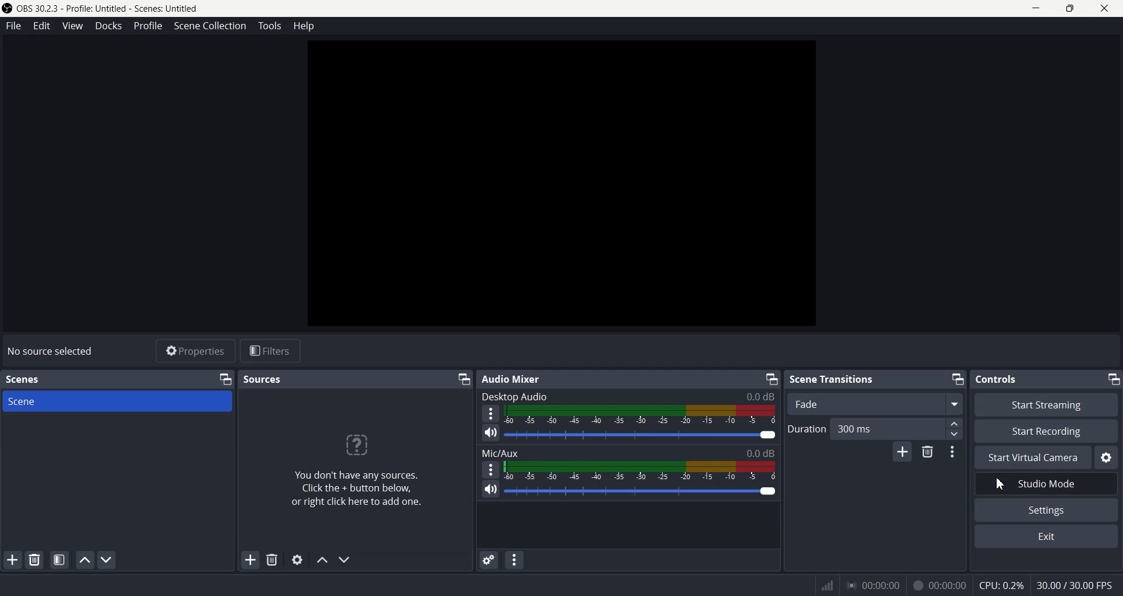 The height and width of the screenshot is (596, 1123). What do you see at coordinates (41, 25) in the screenshot?
I see `Edit` at bounding box center [41, 25].